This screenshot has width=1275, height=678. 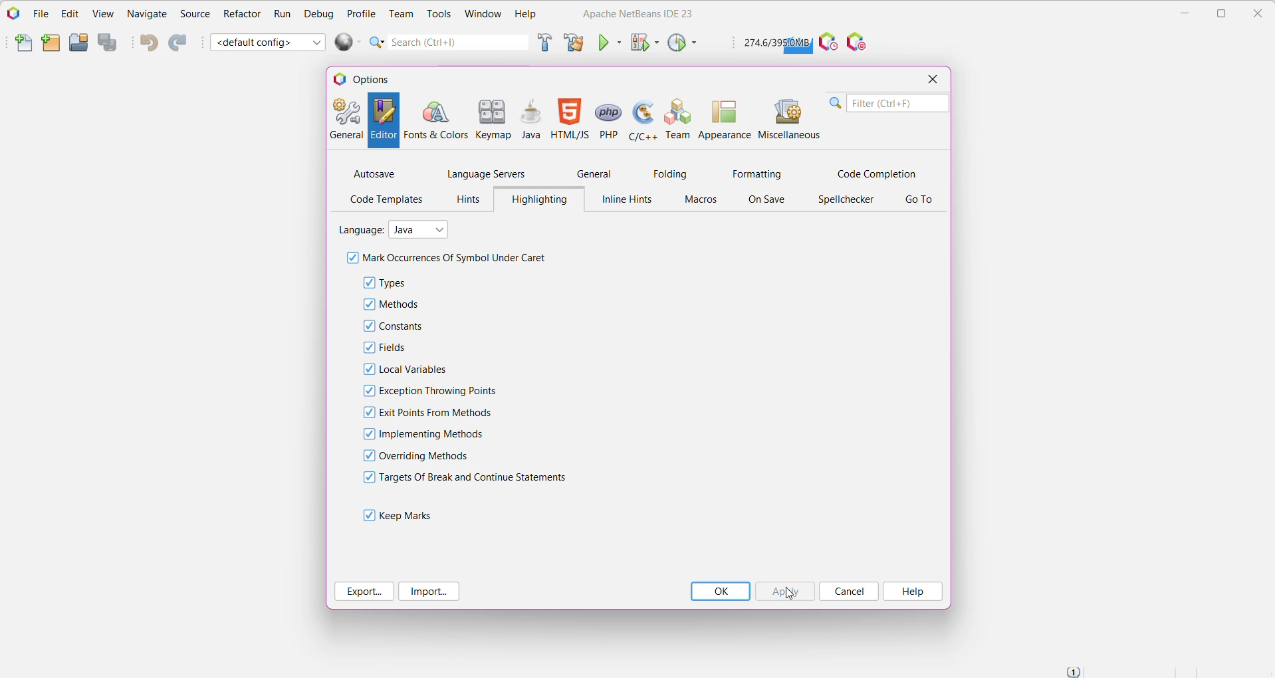 What do you see at coordinates (367, 391) in the screenshot?
I see `checkbox` at bounding box center [367, 391].